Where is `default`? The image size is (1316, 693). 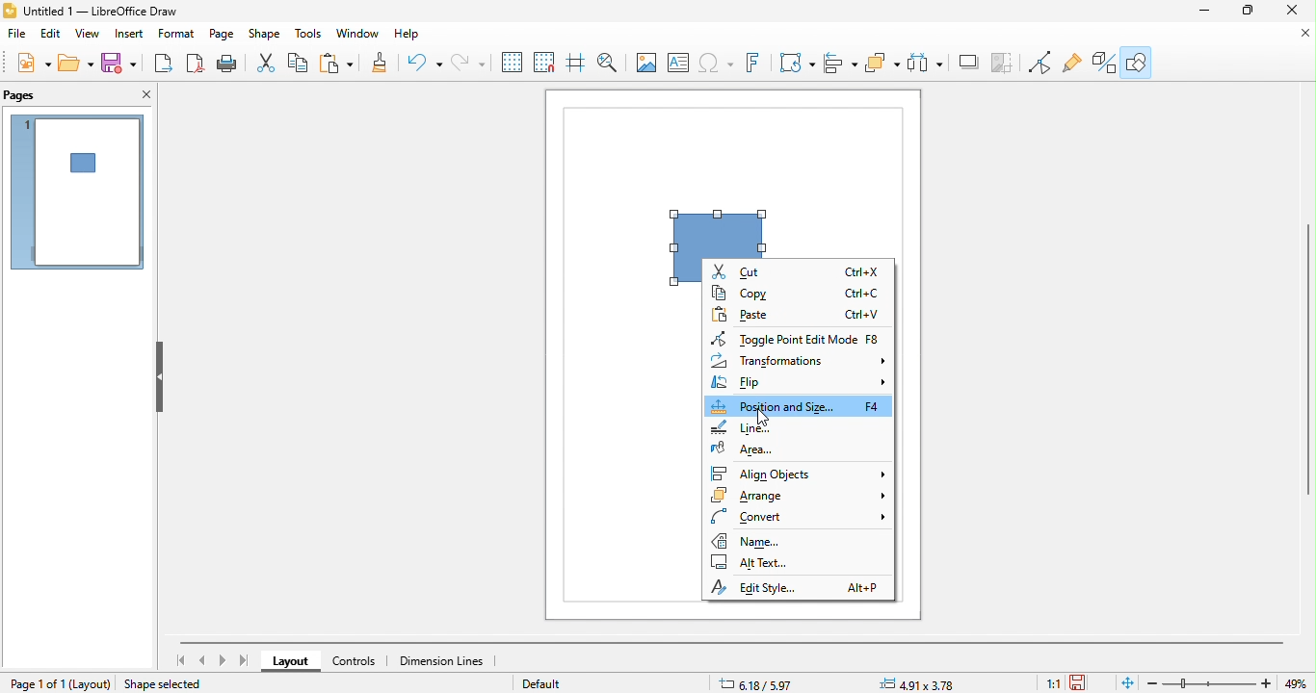 default is located at coordinates (554, 682).